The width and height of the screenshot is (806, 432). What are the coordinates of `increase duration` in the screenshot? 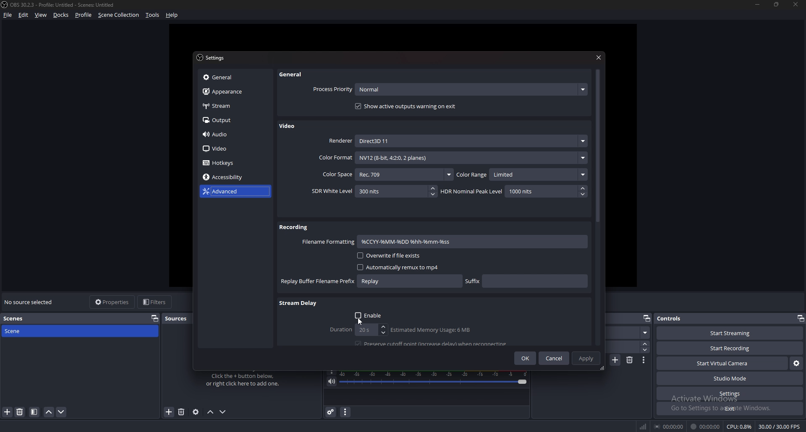 It's located at (645, 344).